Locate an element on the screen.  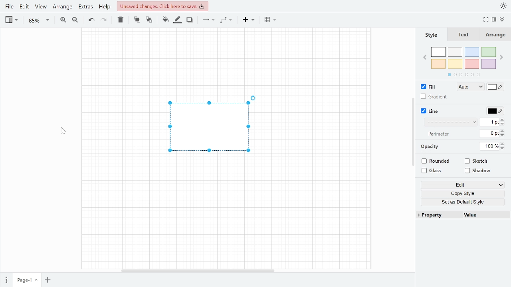
Fill style is located at coordinates (495, 87).